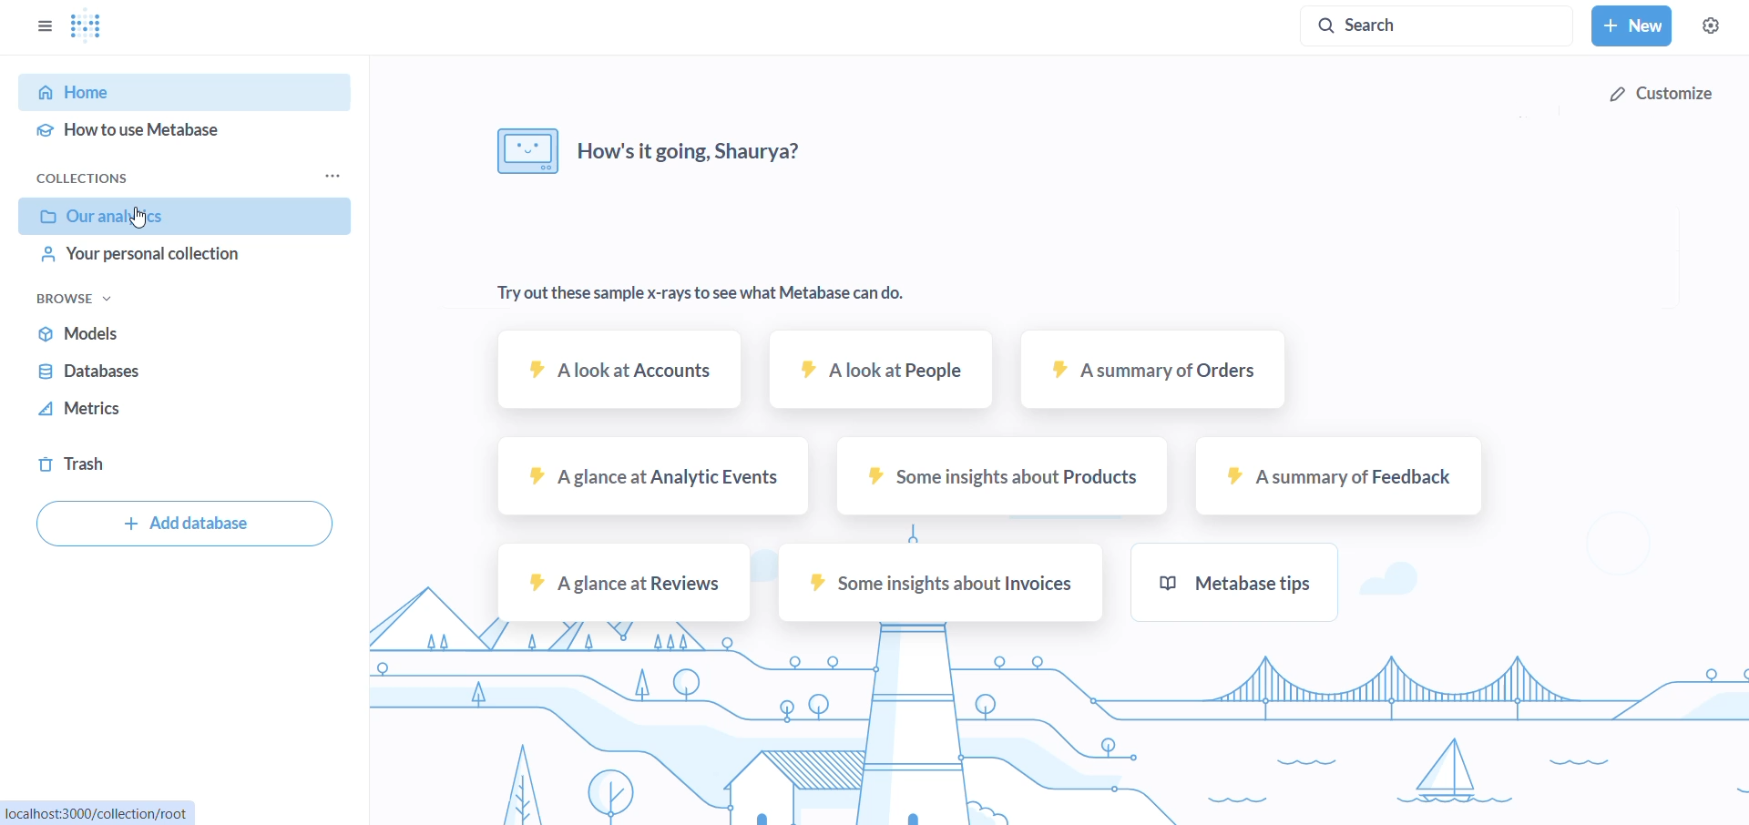  What do you see at coordinates (652, 478) in the screenshot?
I see `A glance at Analytic events sample` at bounding box center [652, 478].